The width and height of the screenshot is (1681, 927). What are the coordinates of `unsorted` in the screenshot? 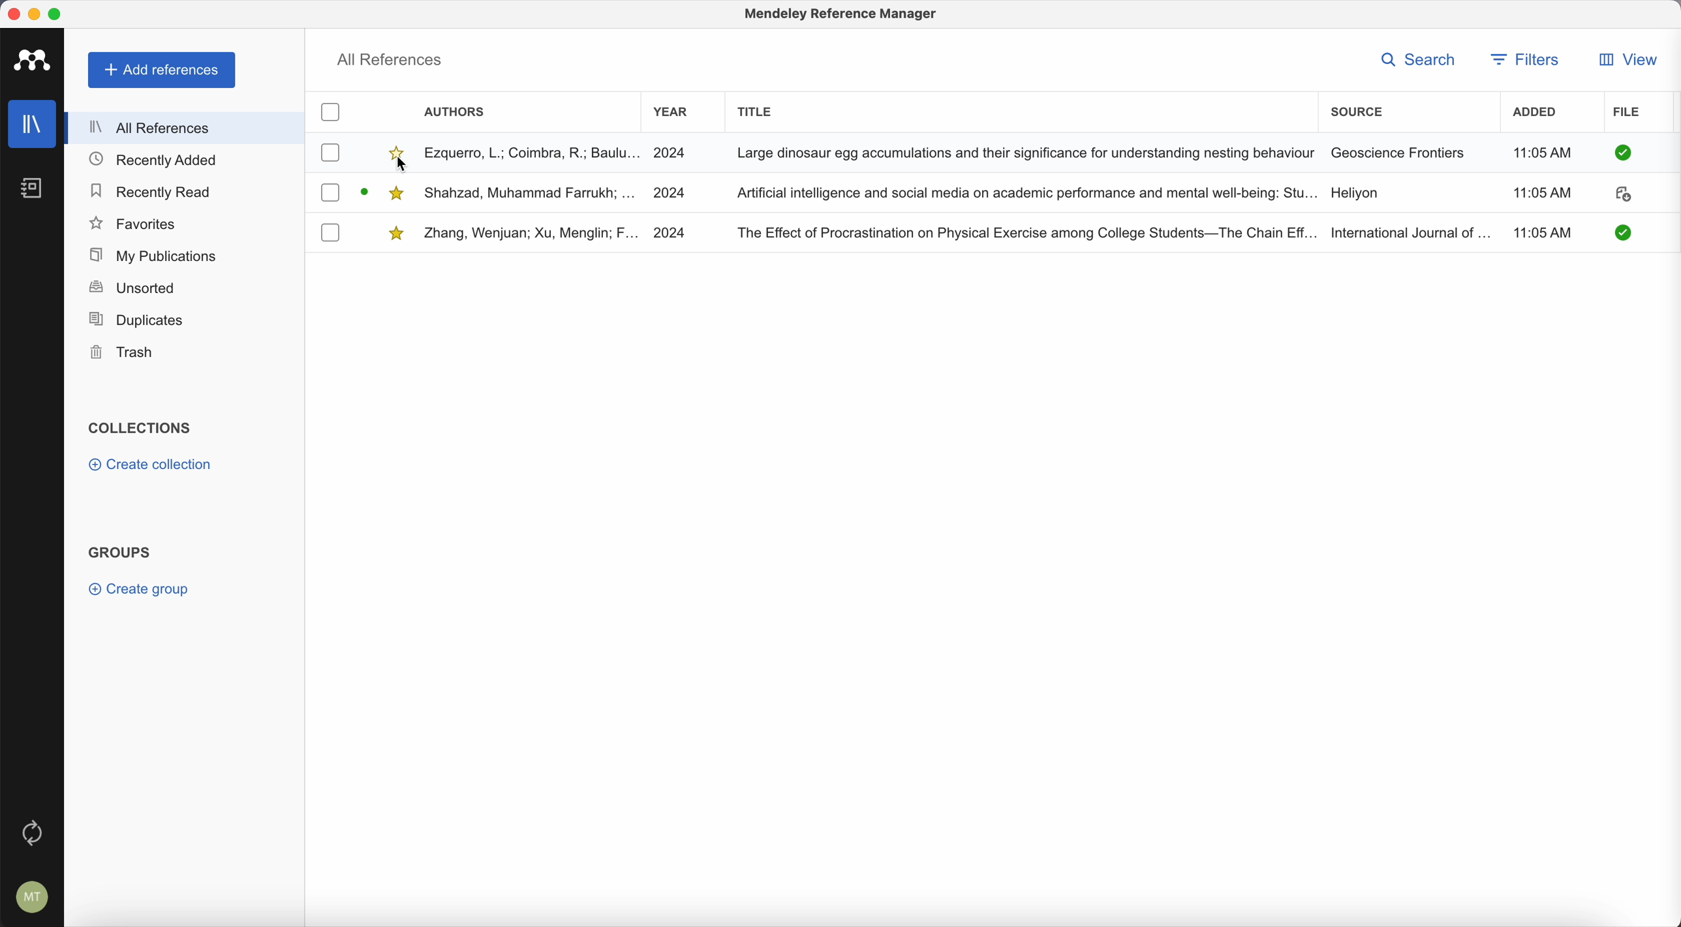 It's located at (131, 289).